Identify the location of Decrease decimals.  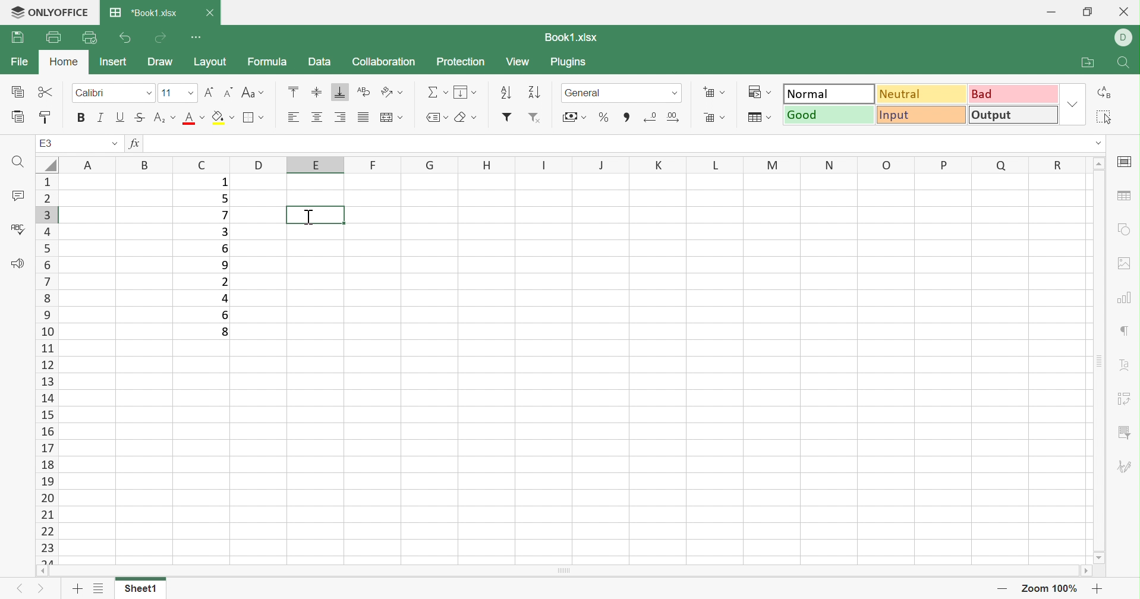
(651, 116).